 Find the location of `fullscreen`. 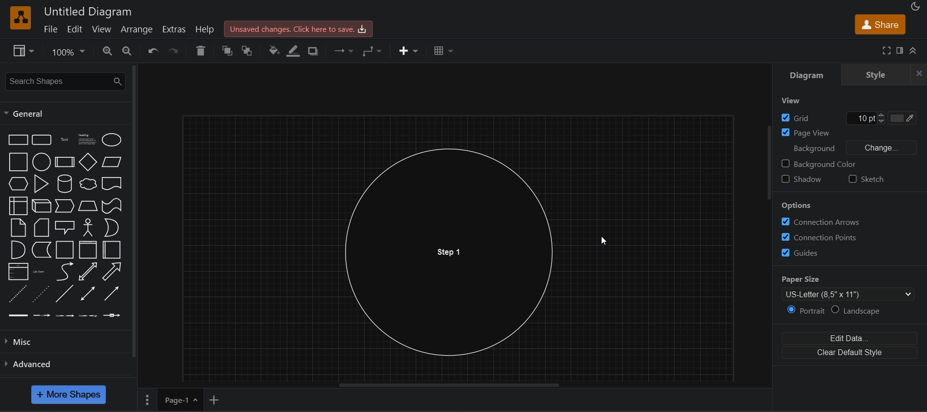

fullscreen is located at coordinates (886, 51).